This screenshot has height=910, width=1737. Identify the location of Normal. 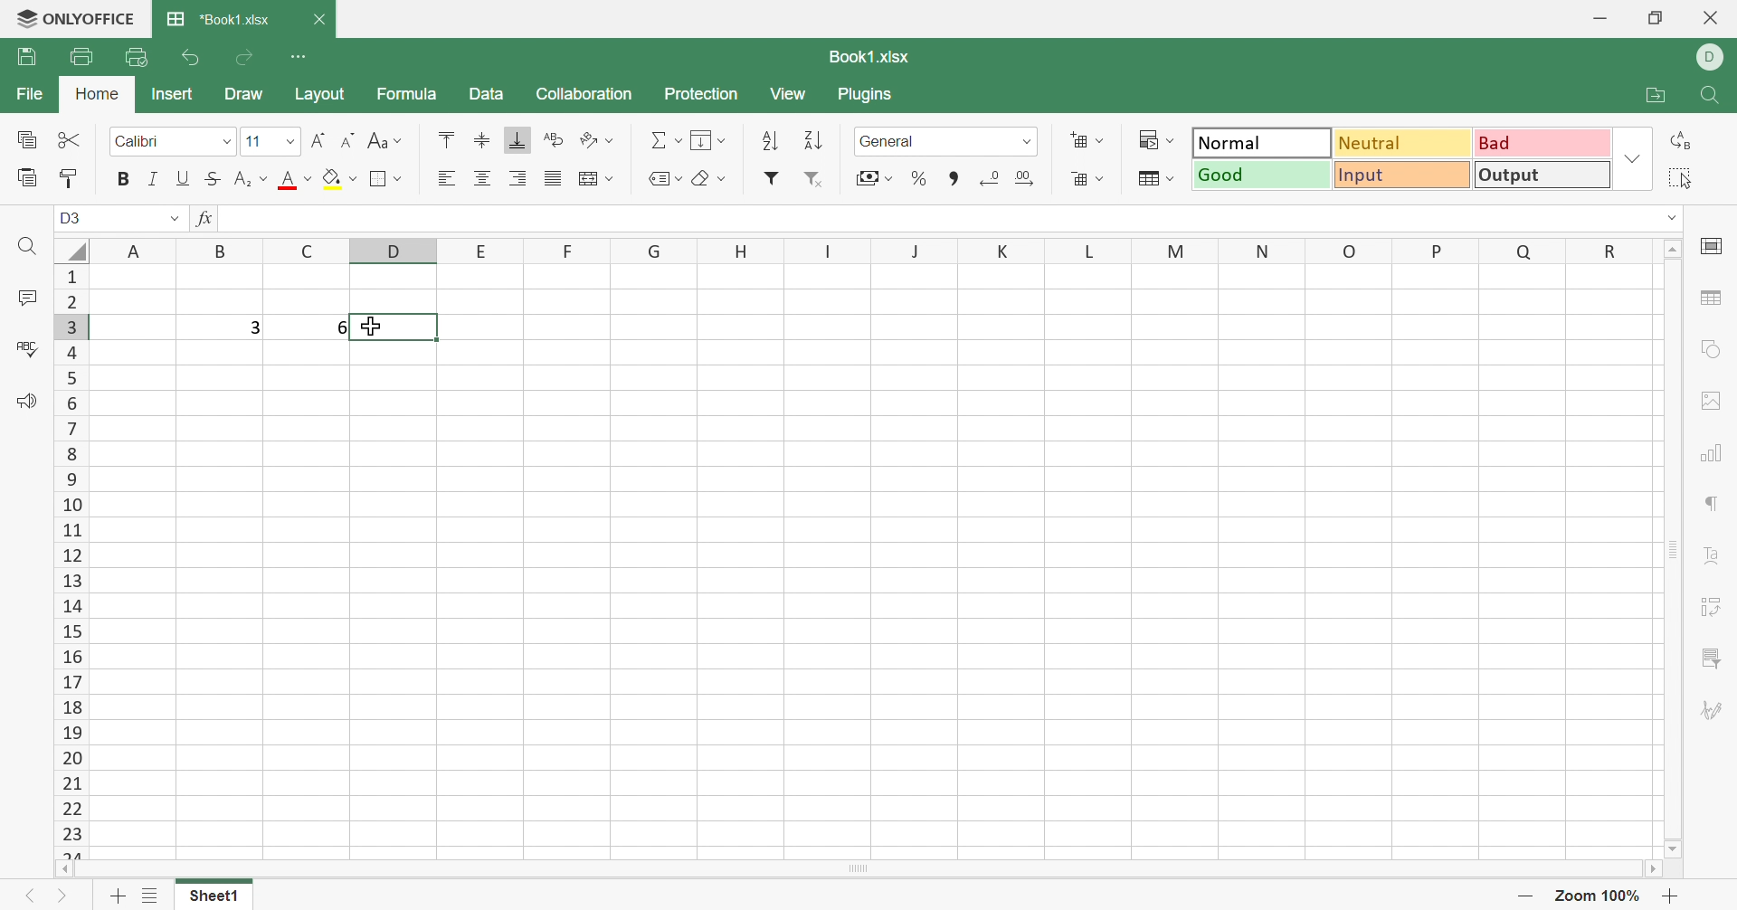
(1262, 145).